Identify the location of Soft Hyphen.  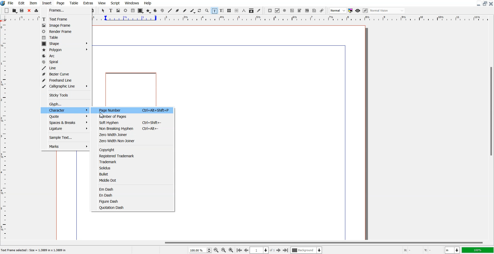
(135, 122).